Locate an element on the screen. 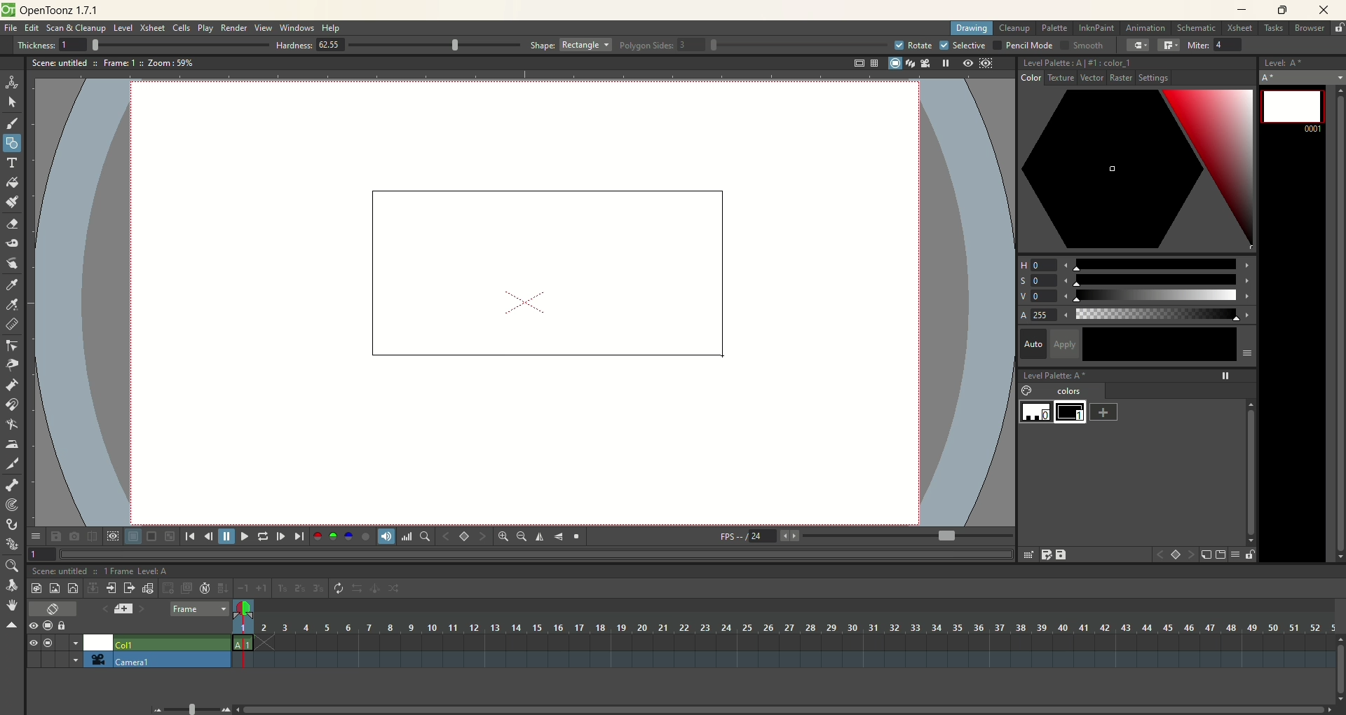 This screenshot has height=715, width=1346. camera1 is located at coordinates (172, 660).